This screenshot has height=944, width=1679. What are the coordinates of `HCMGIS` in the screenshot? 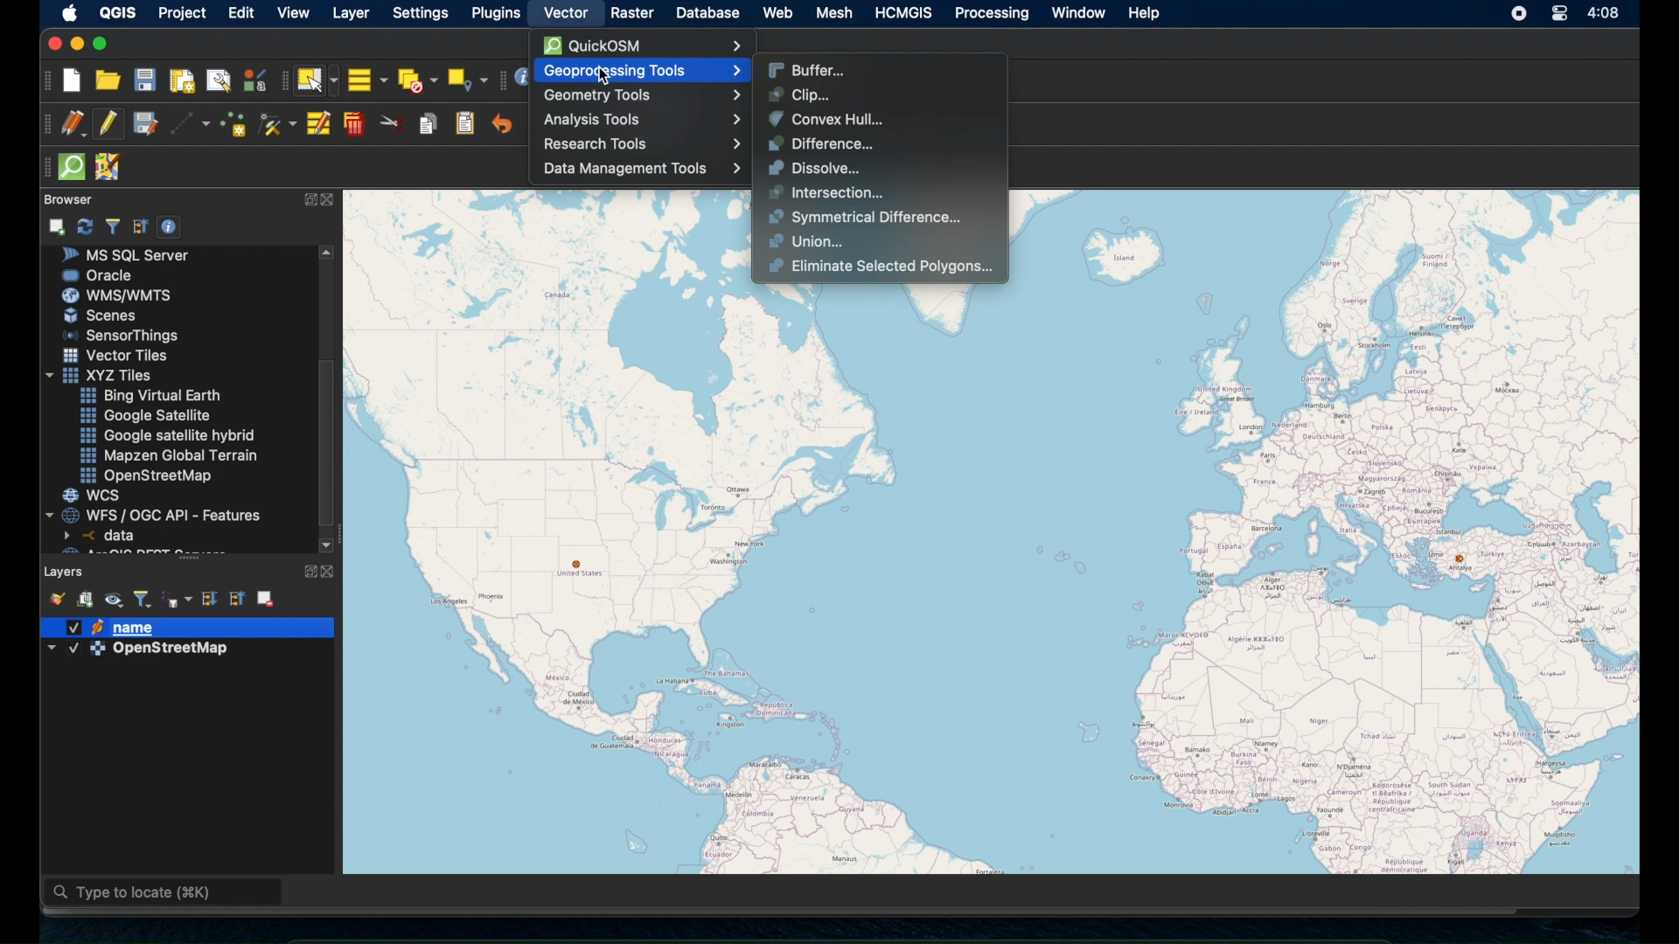 It's located at (906, 13).